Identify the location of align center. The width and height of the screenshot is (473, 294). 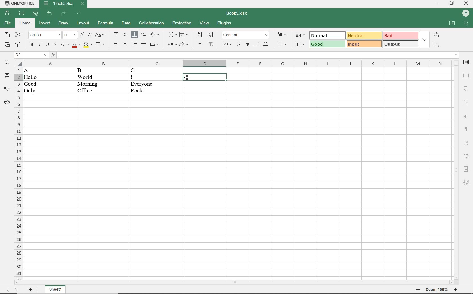
(125, 44).